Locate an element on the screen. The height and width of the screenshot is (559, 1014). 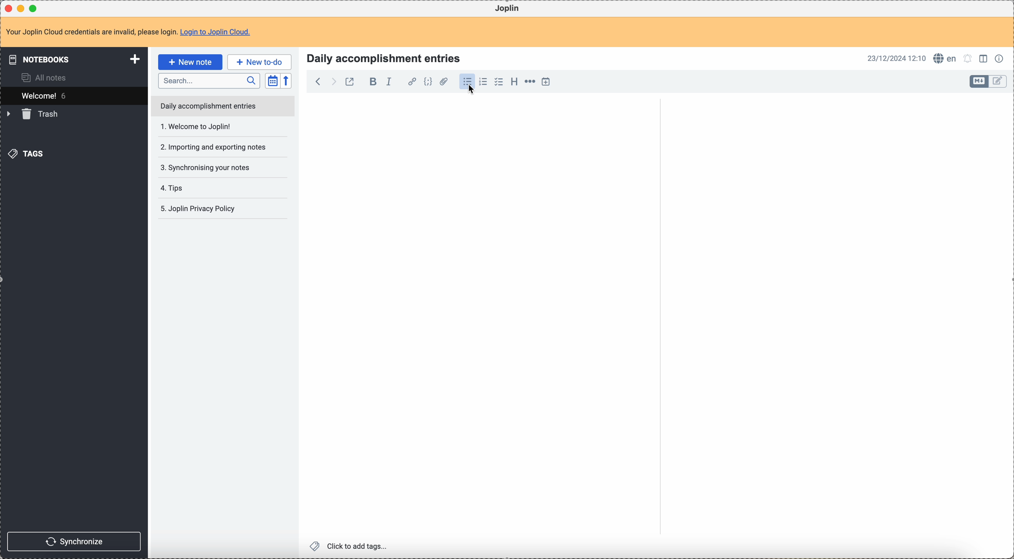
5. Joplin privacy policy is located at coordinates (199, 209).